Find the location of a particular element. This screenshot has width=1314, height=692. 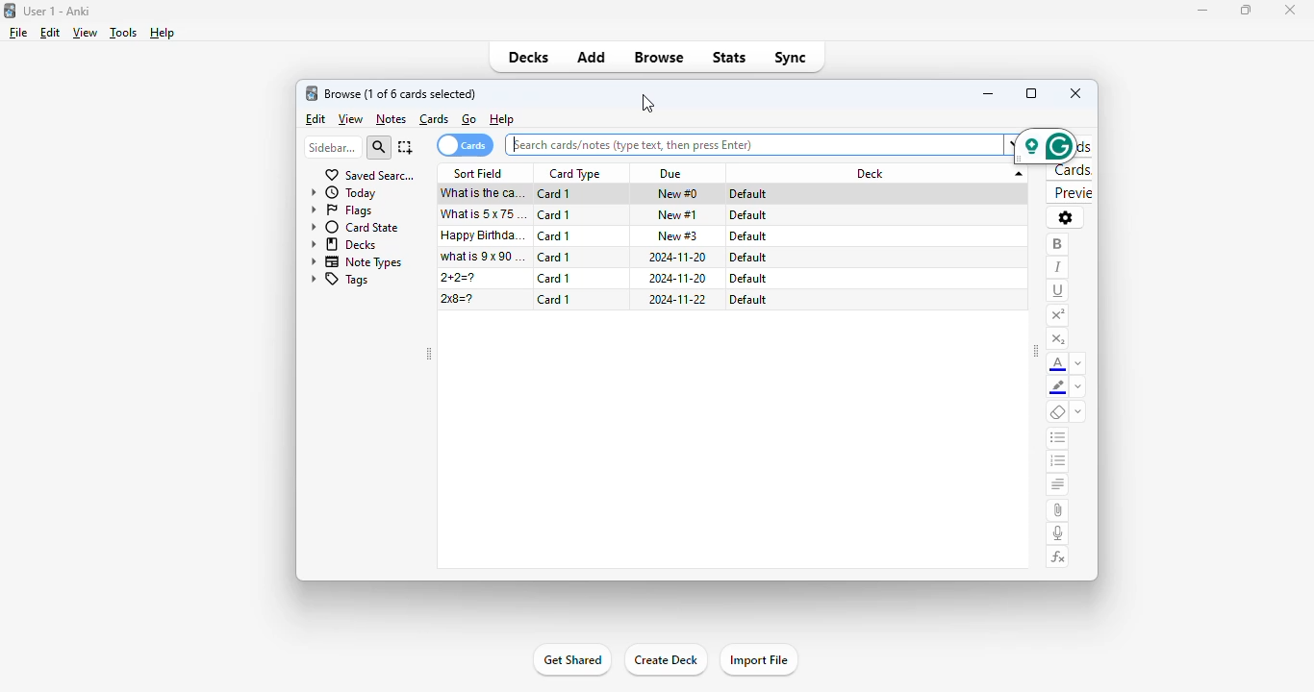

edit is located at coordinates (50, 33).